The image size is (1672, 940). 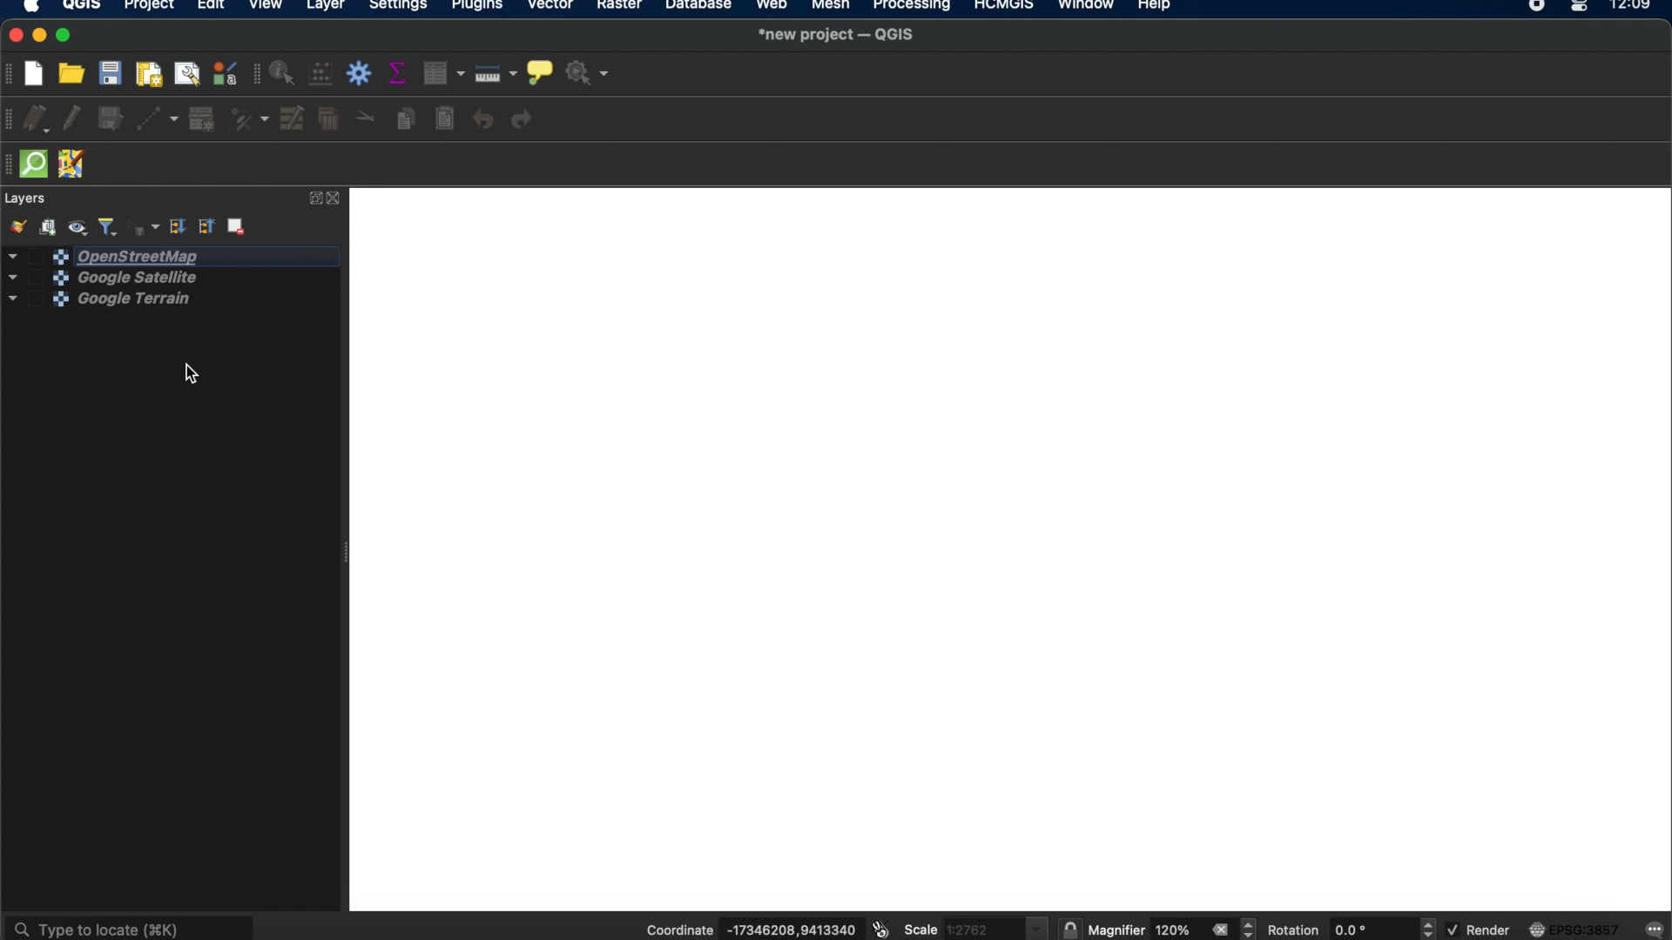 I want to click on control center, so click(x=1581, y=7).